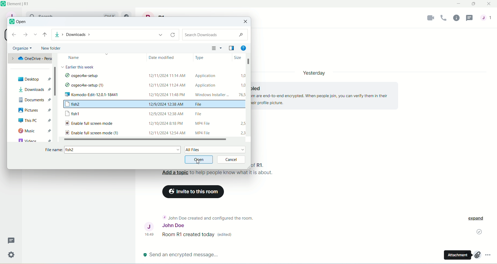  Describe the element at coordinates (56, 99) in the screenshot. I see `vertical scroll bar` at that location.